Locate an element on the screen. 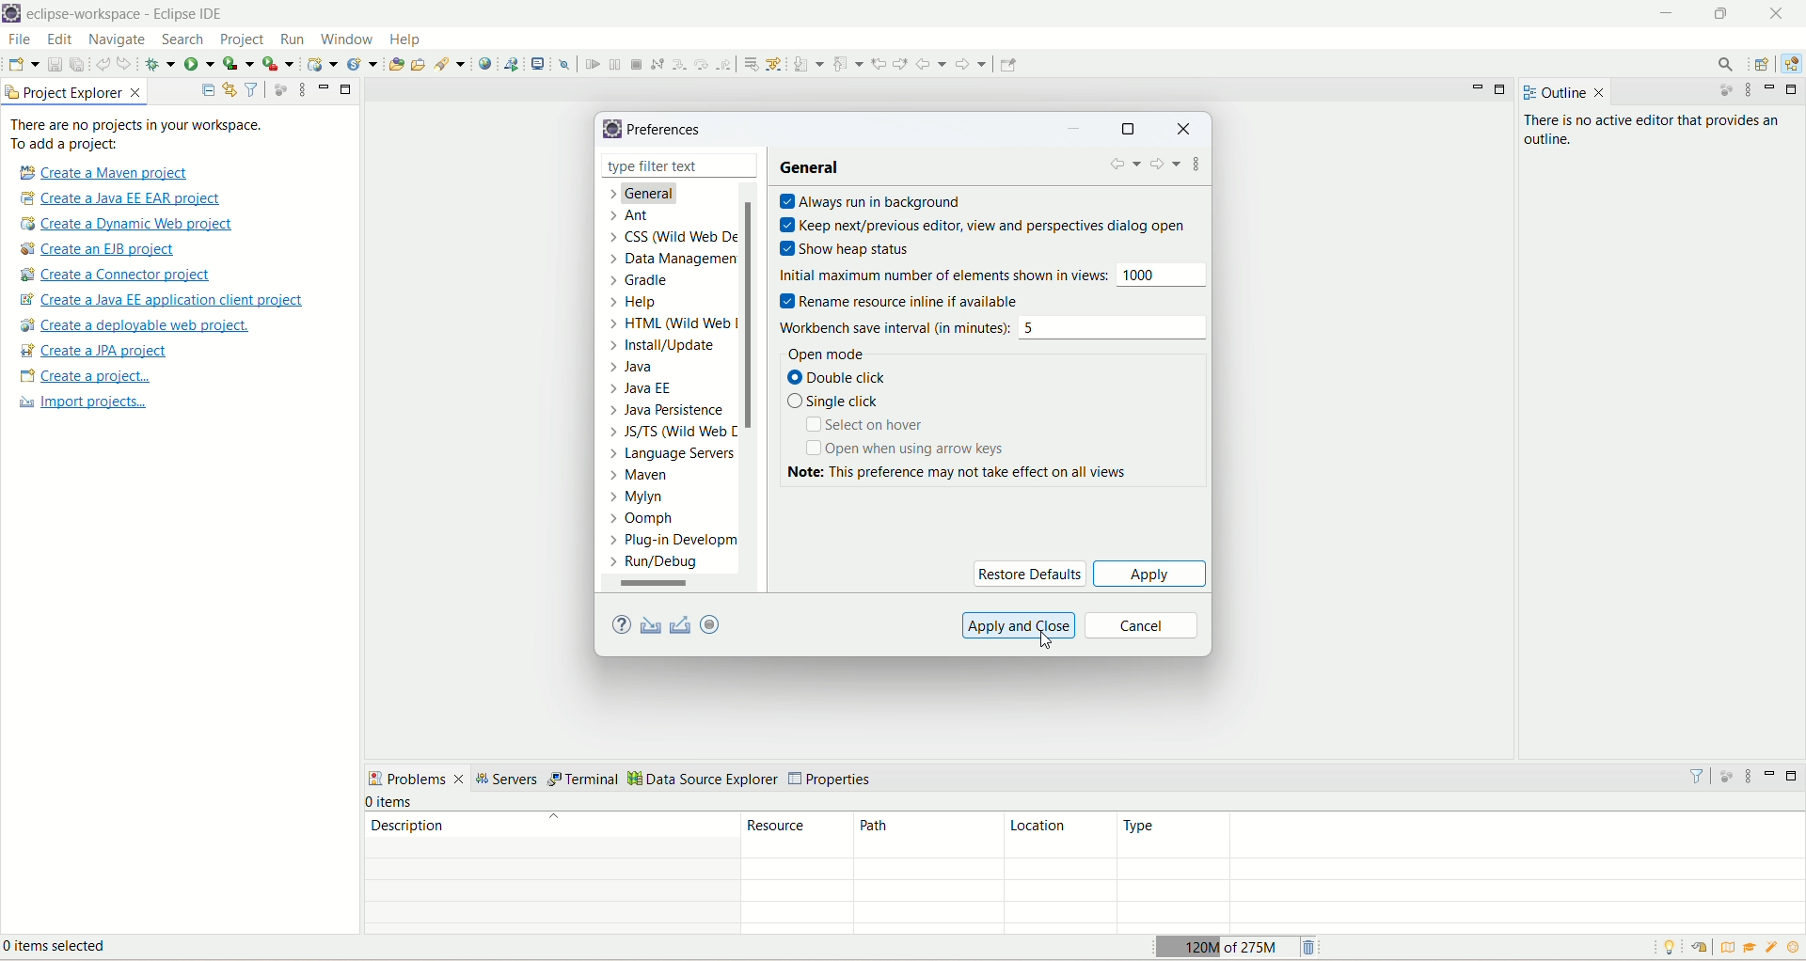  terminal is located at coordinates (585, 780).